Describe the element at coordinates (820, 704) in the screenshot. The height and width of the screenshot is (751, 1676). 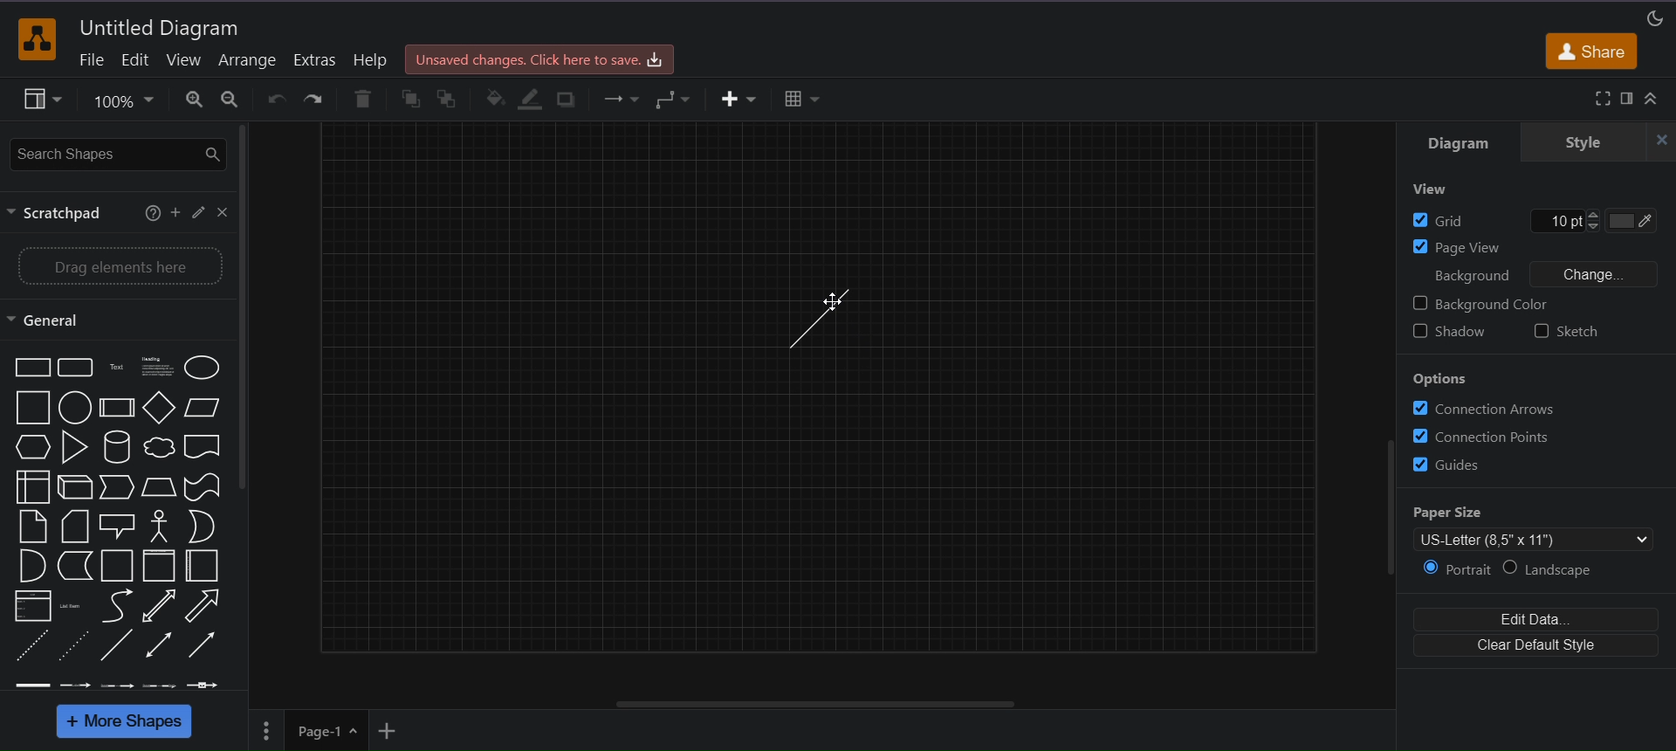
I see `horizontal scroll bar` at that location.